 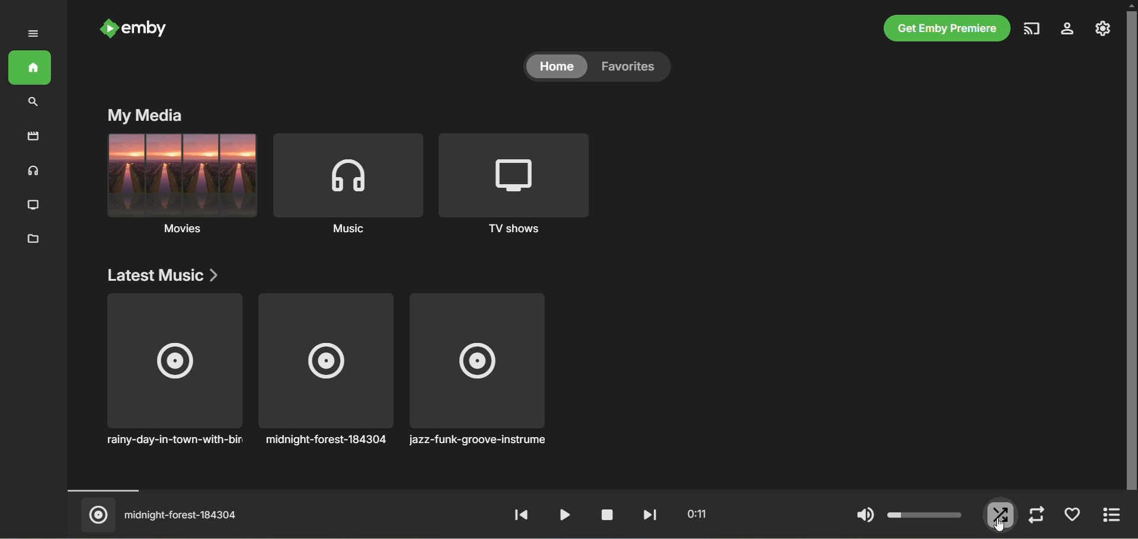 What do you see at coordinates (647, 515) in the screenshot?
I see `fast forward` at bounding box center [647, 515].